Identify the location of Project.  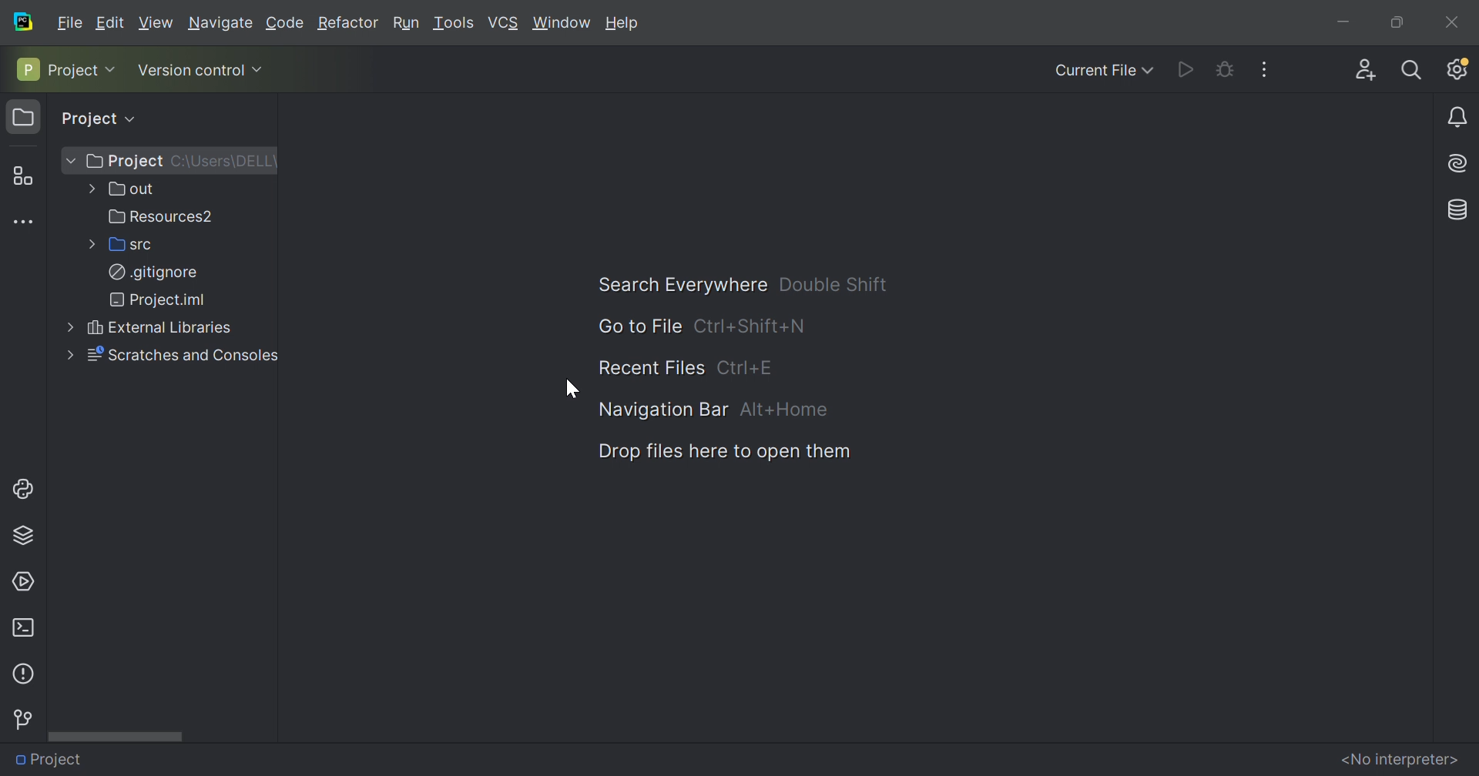
(24, 118).